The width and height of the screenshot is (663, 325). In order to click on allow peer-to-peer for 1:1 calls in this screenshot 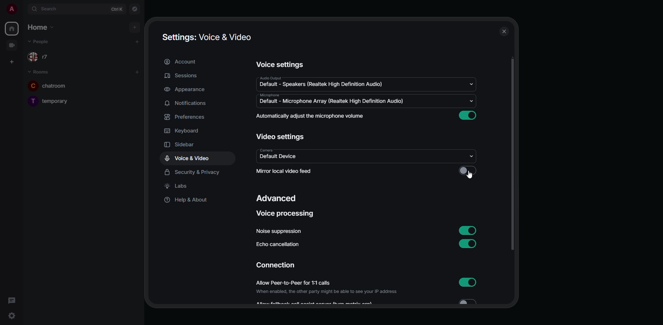, I will do `click(326, 282)`.